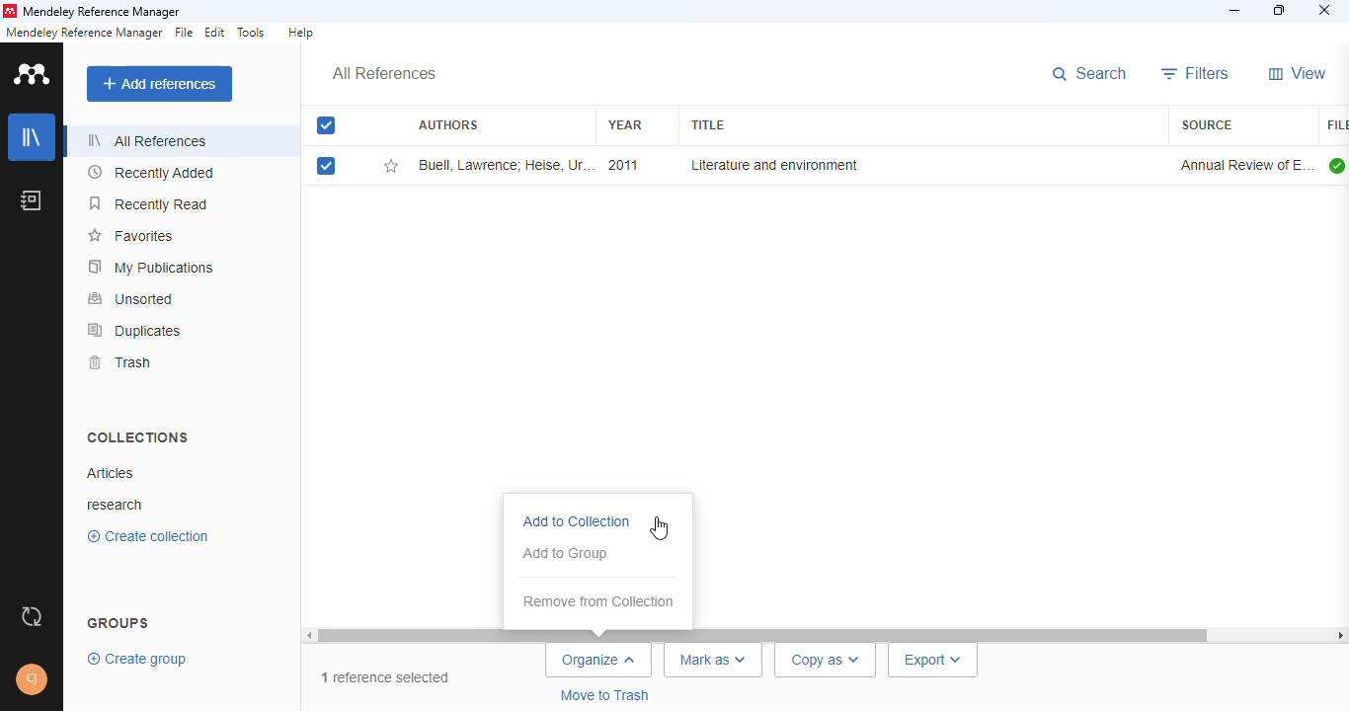  What do you see at coordinates (599, 661) in the screenshot?
I see `organize` at bounding box center [599, 661].